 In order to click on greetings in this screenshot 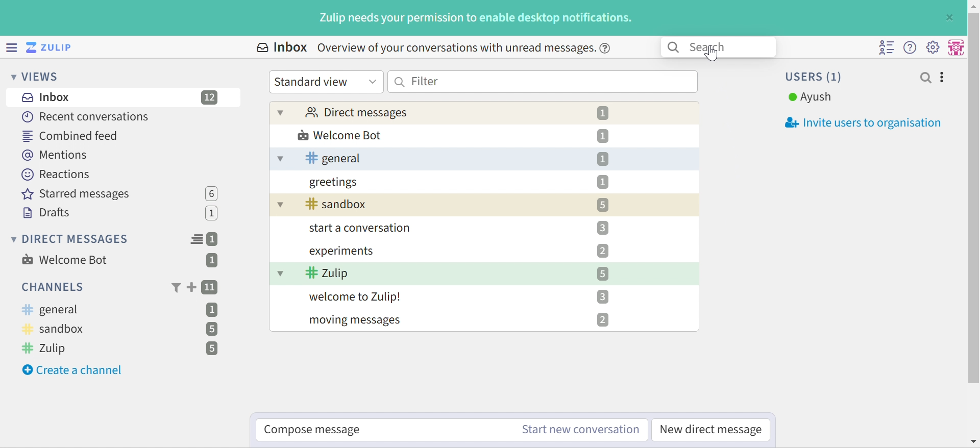, I will do `click(334, 182)`.